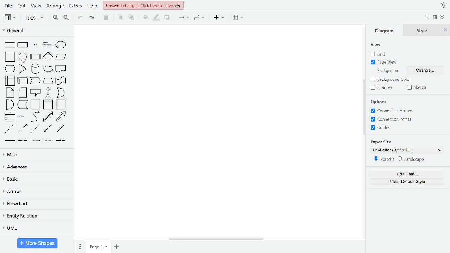  Describe the element at coordinates (36, 93) in the screenshot. I see `callout` at that location.